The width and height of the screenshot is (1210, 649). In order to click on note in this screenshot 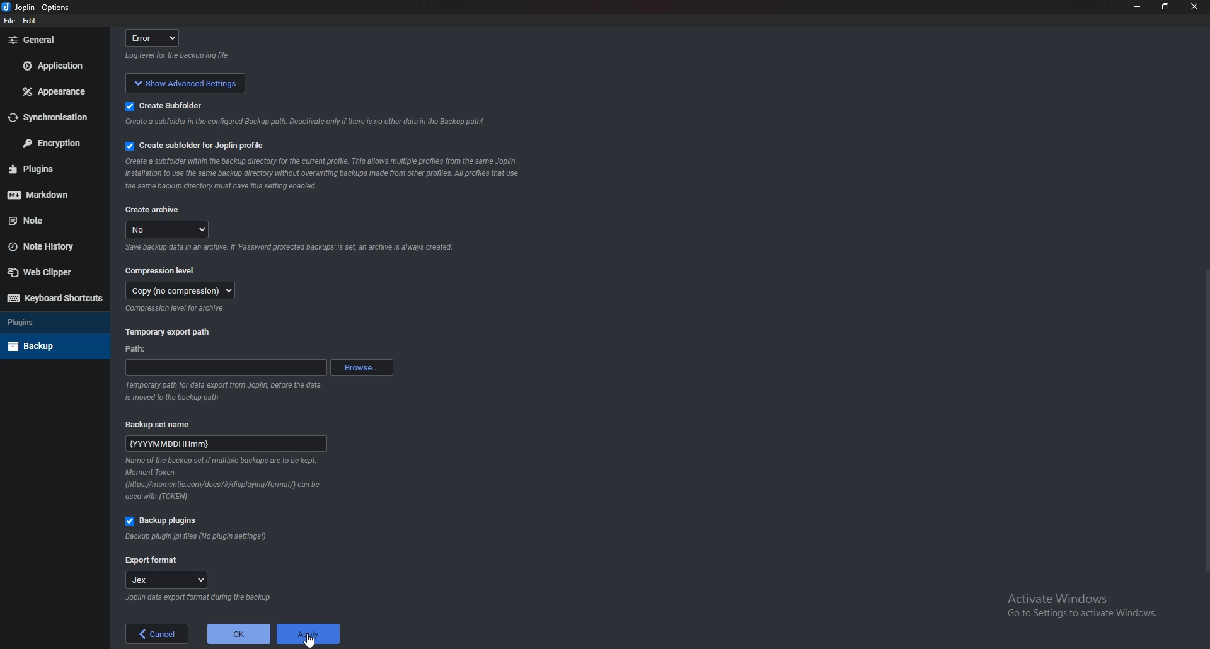, I will do `click(52, 220)`.